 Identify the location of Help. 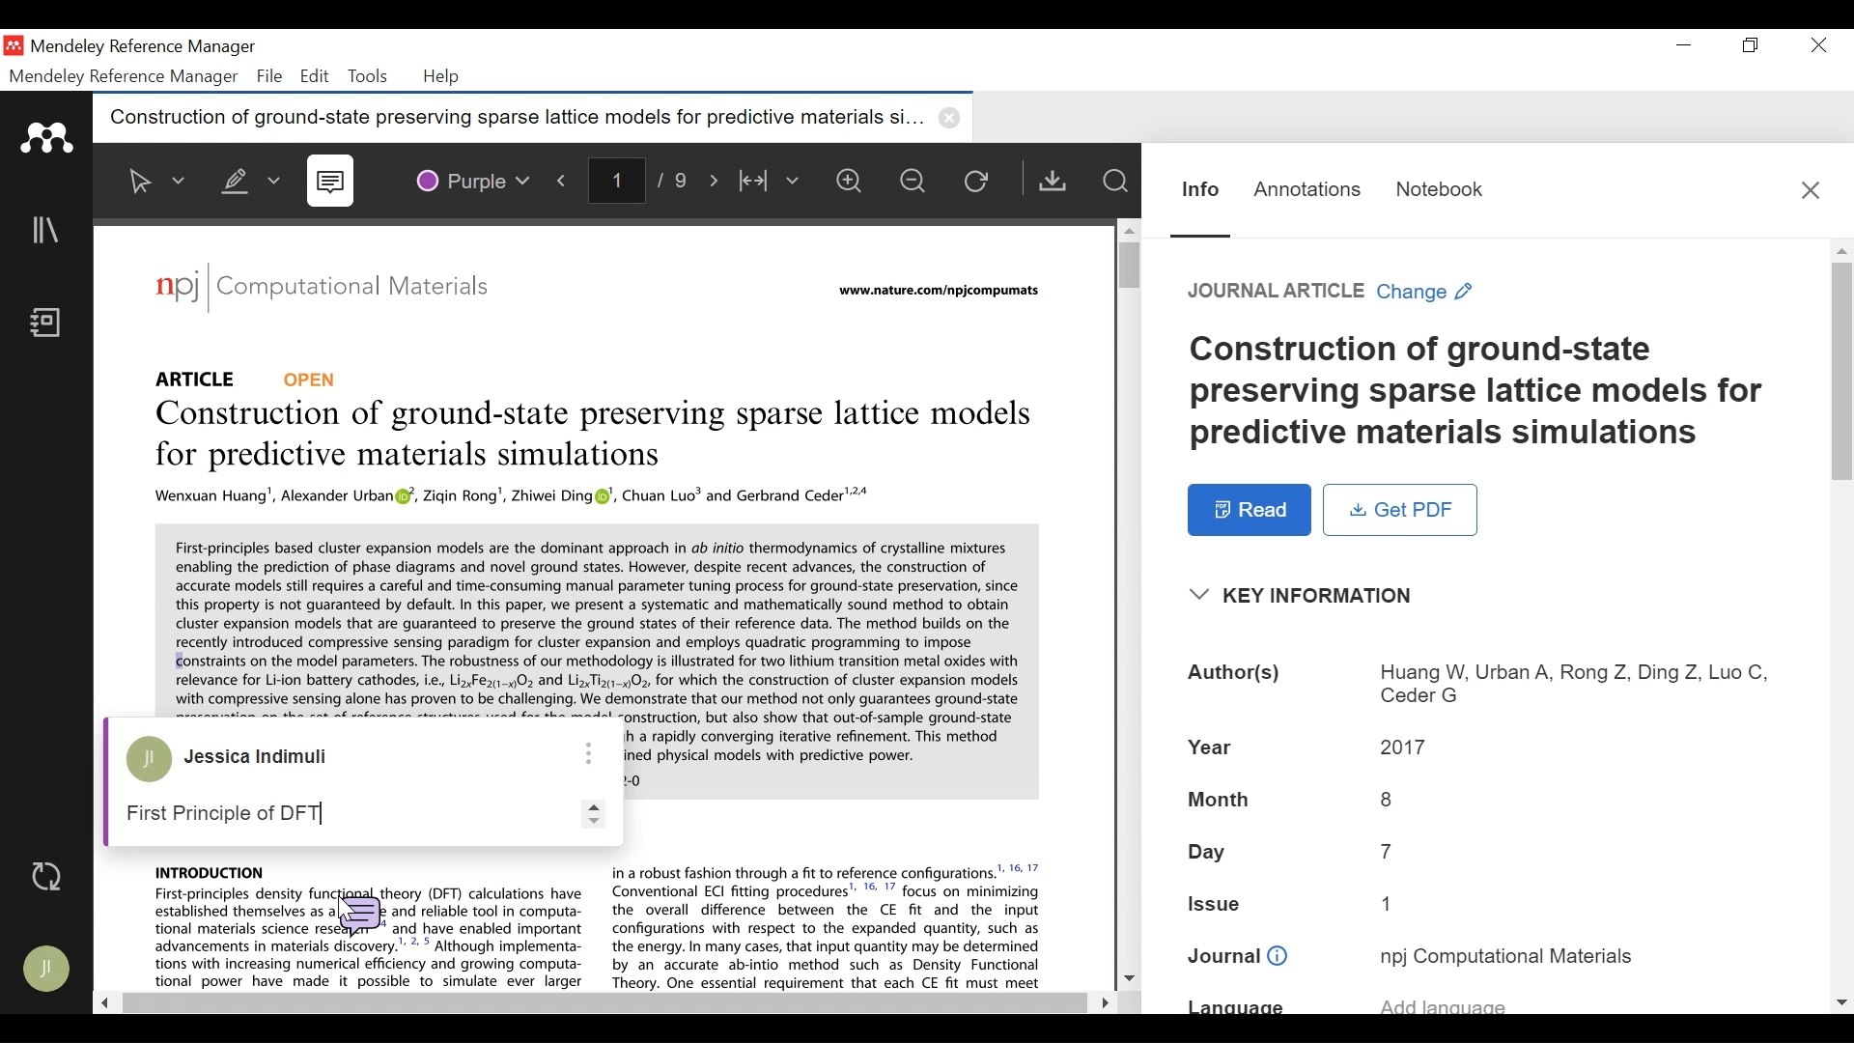
(444, 78).